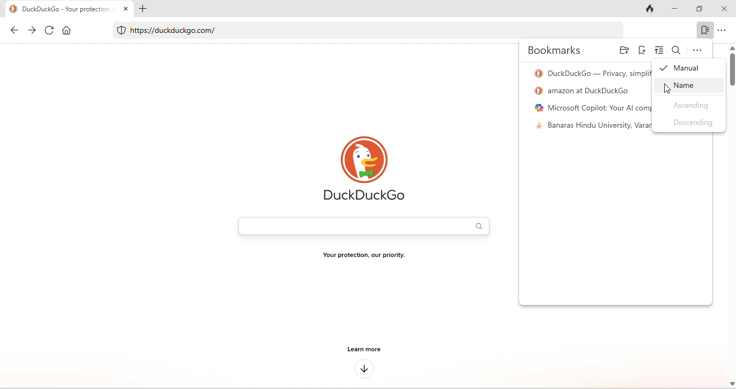  Describe the element at coordinates (591, 107) in the screenshot. I see `microsoft copilot your ai companion` at that location.